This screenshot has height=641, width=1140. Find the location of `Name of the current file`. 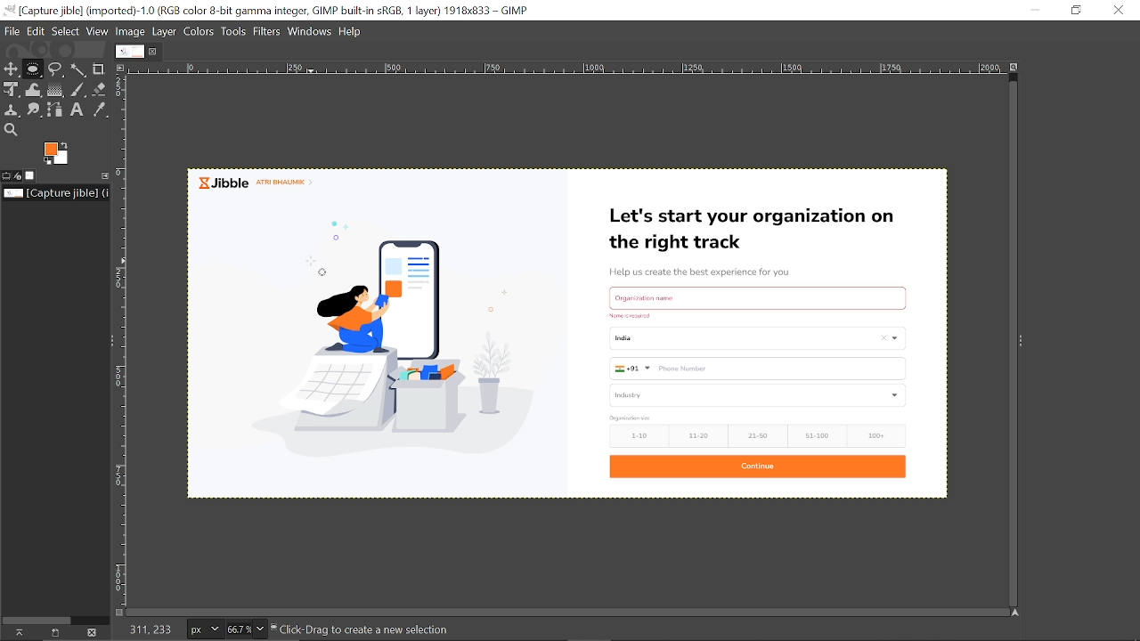

Name of the current file is located at coordinates (57, 193).